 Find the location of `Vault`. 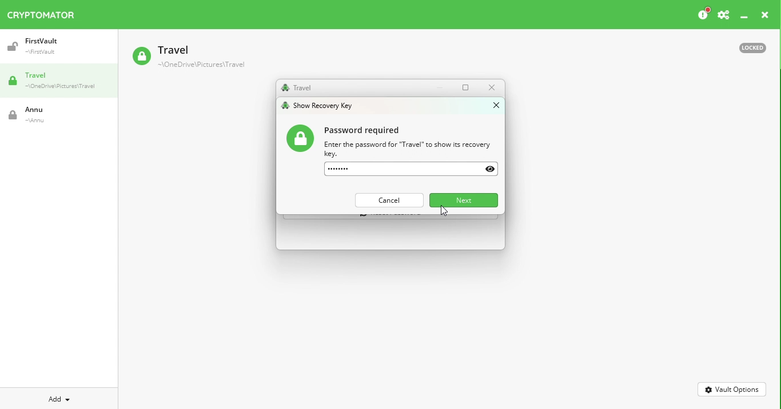

Vault is located at coordinates (188, 58).